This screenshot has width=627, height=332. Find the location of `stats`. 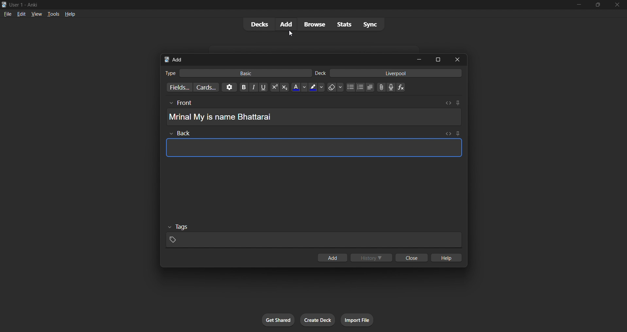

stats is located at coordinates (342, 24).